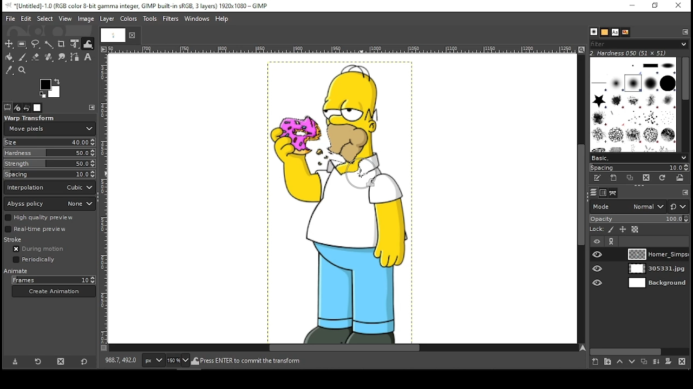  What do you see at coordinates (37, 56) in the screenshot?
I see `erase tool` at bounding box center [37, 56].